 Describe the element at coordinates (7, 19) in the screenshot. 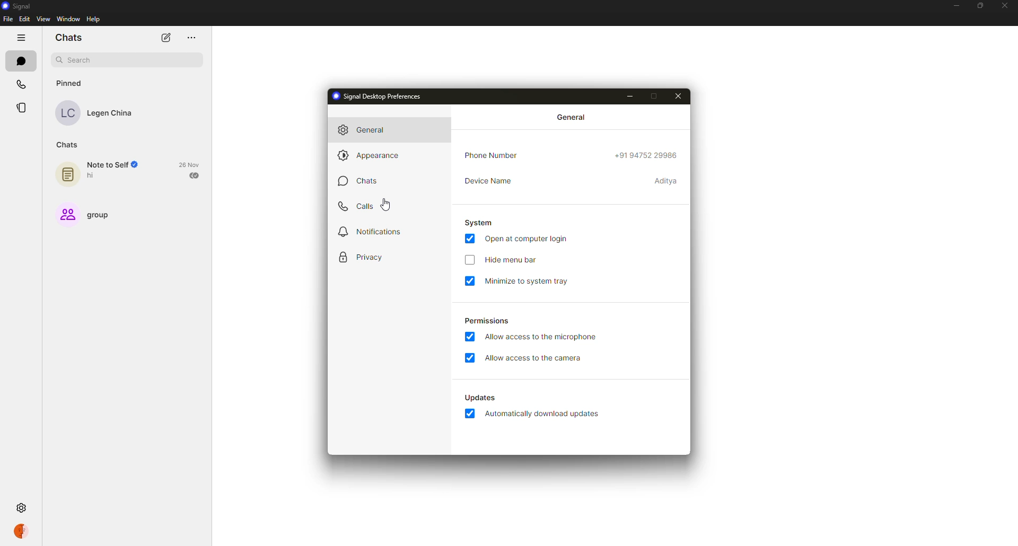

I see `file` at that location.